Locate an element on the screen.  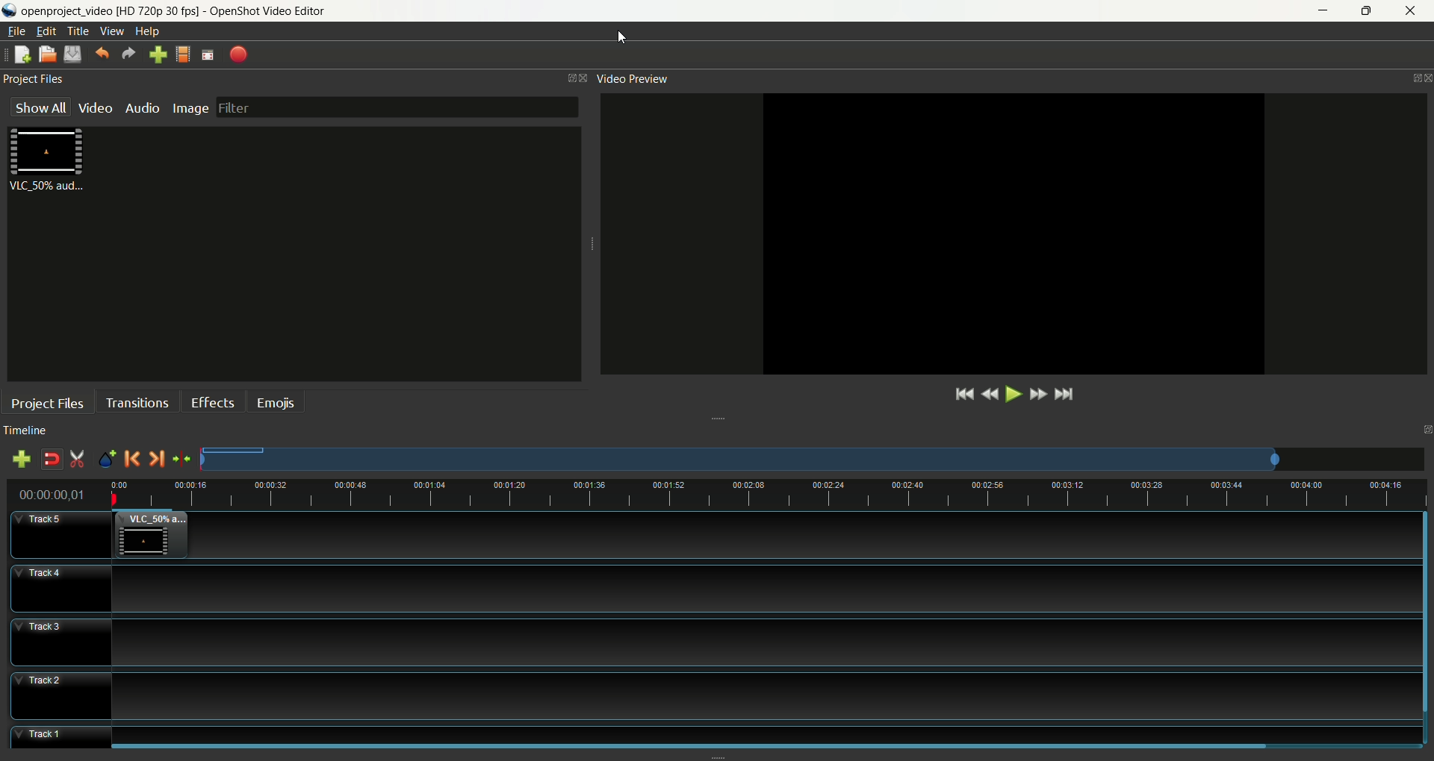
maximize is located at coordinates (1406, 75).